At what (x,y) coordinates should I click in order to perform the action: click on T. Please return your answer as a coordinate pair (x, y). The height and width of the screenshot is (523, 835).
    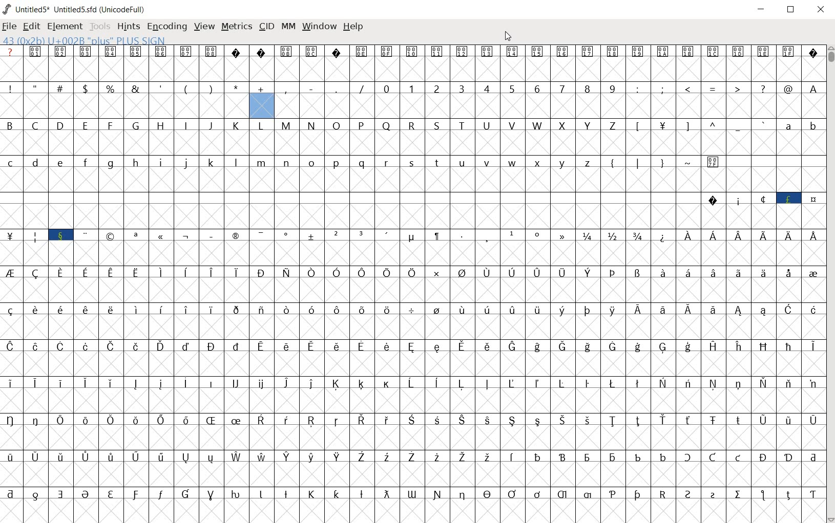
    Looking at the image, I should click on (663, 137).